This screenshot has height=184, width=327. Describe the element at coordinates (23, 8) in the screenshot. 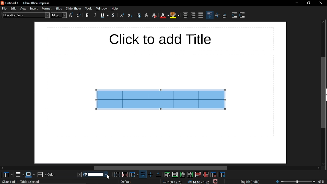

I see `view` at that location.